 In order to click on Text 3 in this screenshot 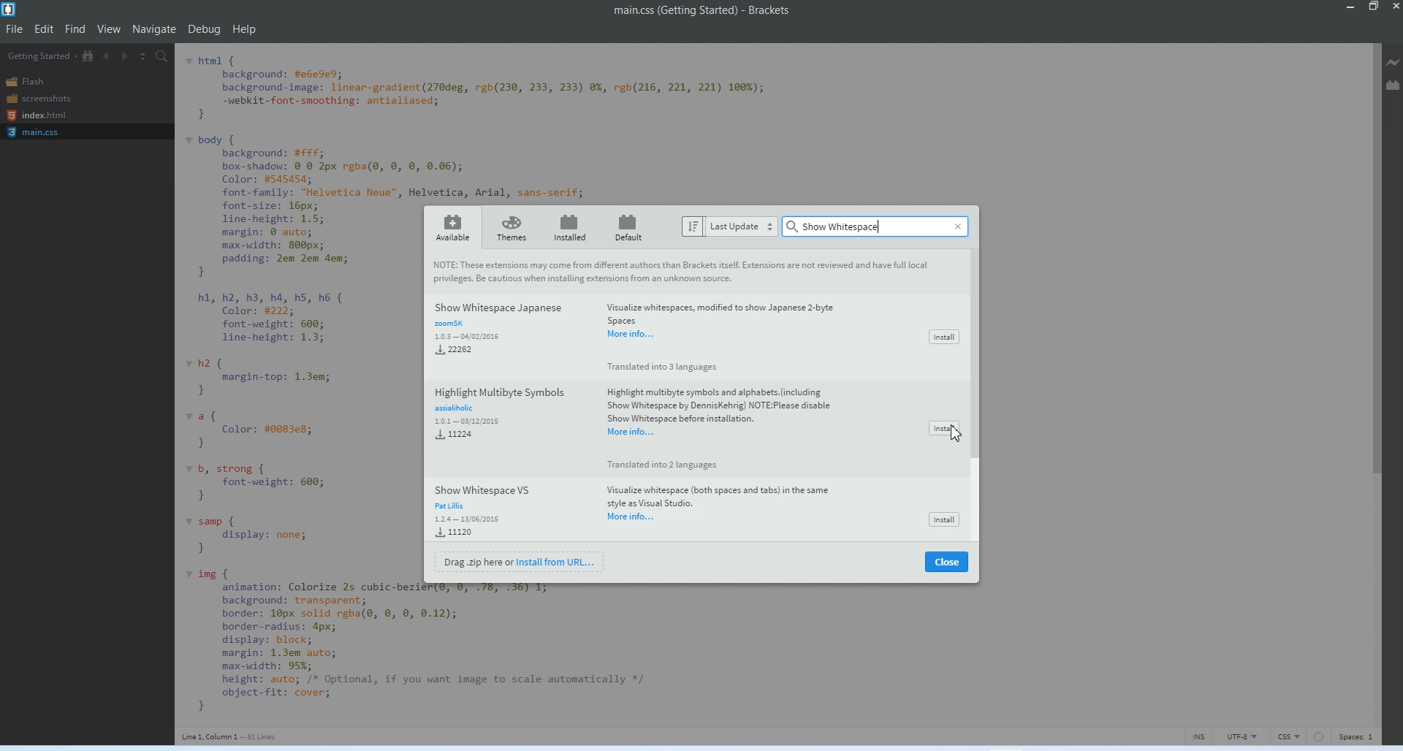, I will do `click(232, 736)`.